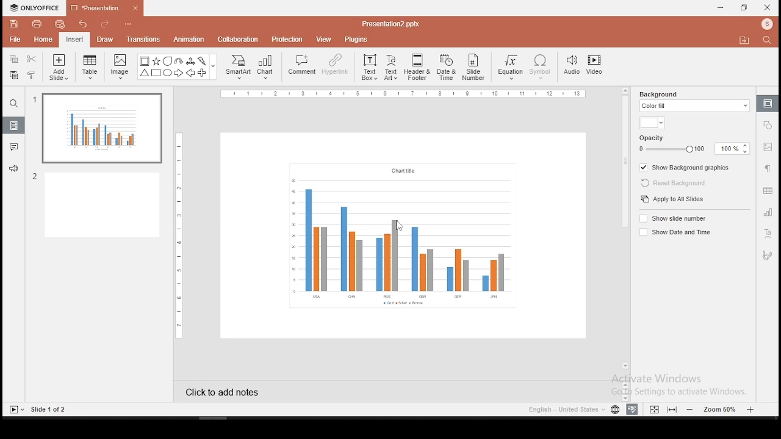 The image size is (781, 439). Describe the element at coordinates (239, 40) in the screenshot. I see `collaboration` at that location.